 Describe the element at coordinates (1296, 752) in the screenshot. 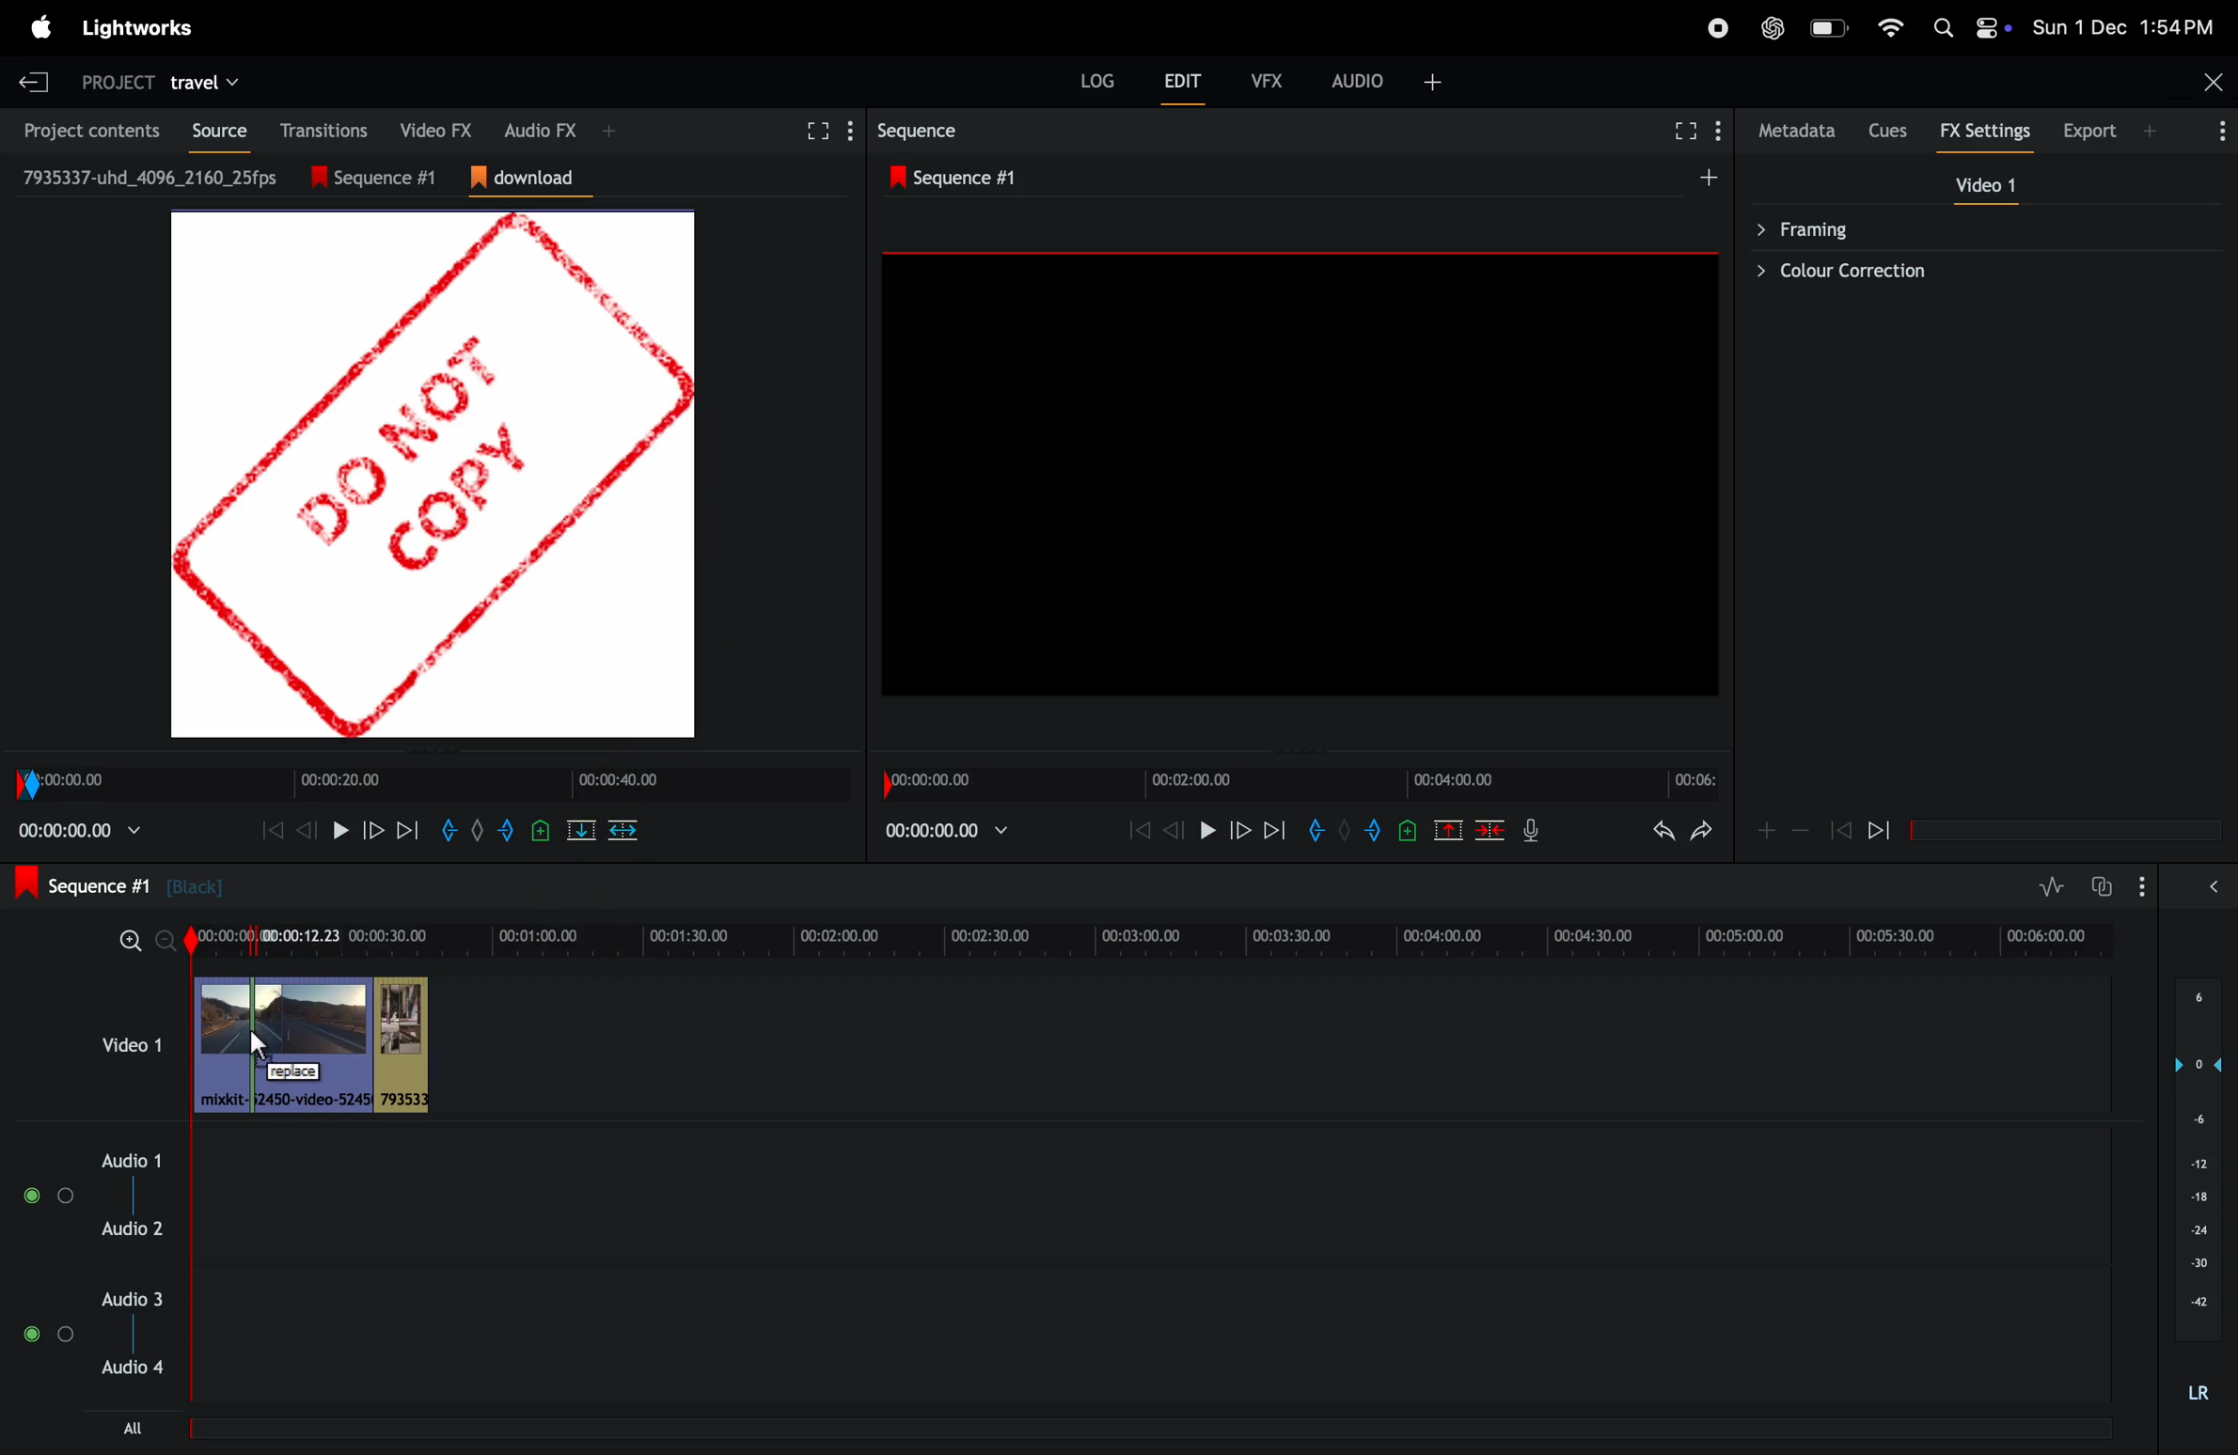

I see `Drag to change dimension` at that location.